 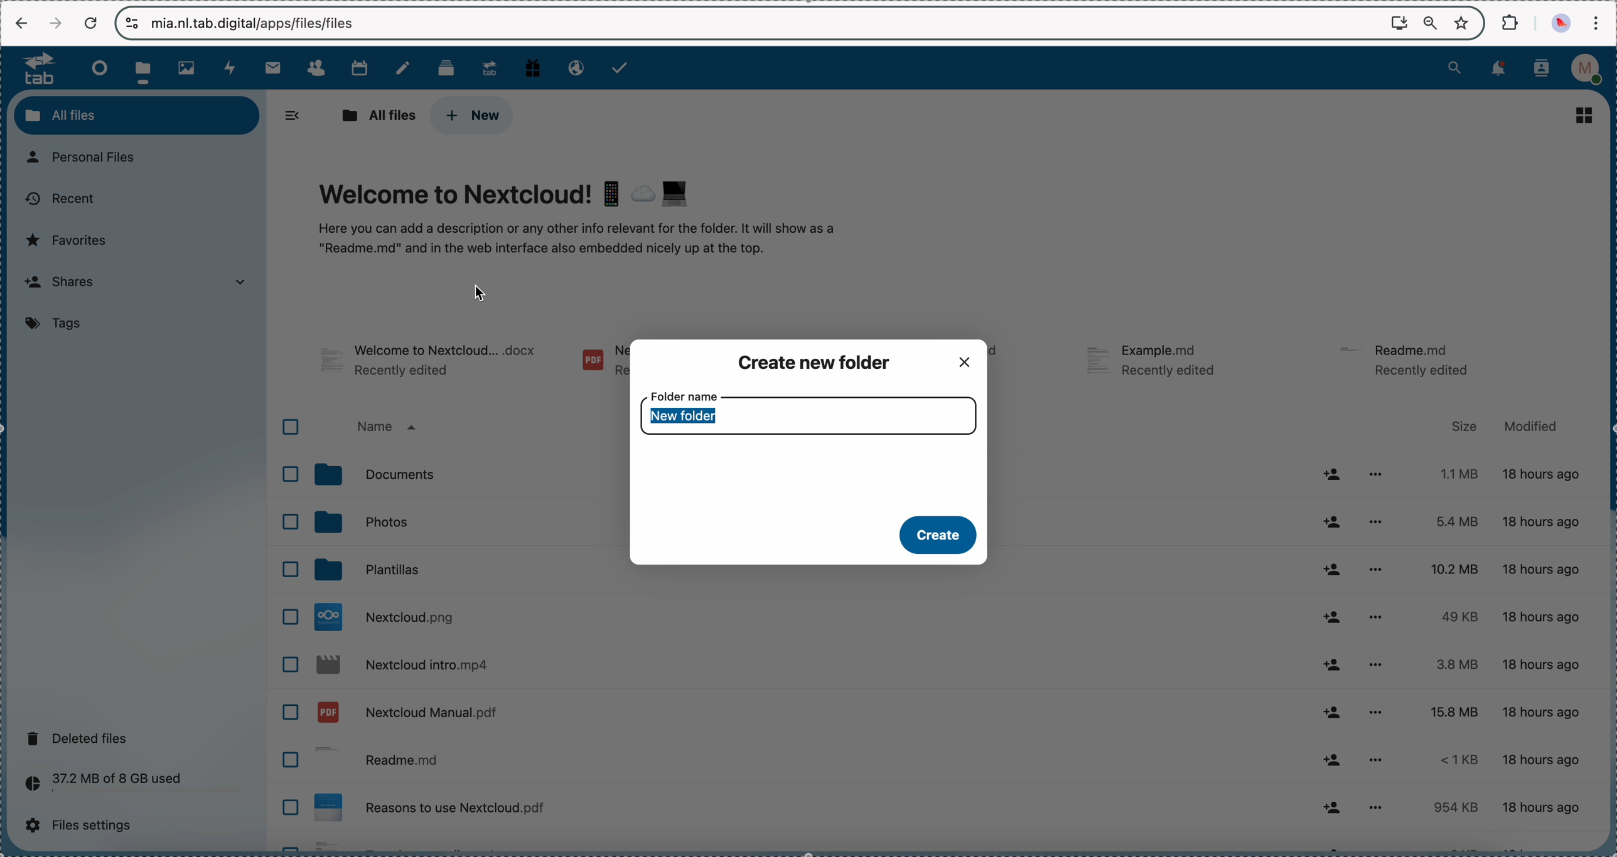 What do you see at coordinates (803, 810) in the screenshot?
I see `file` at bounding box center [803, 810].